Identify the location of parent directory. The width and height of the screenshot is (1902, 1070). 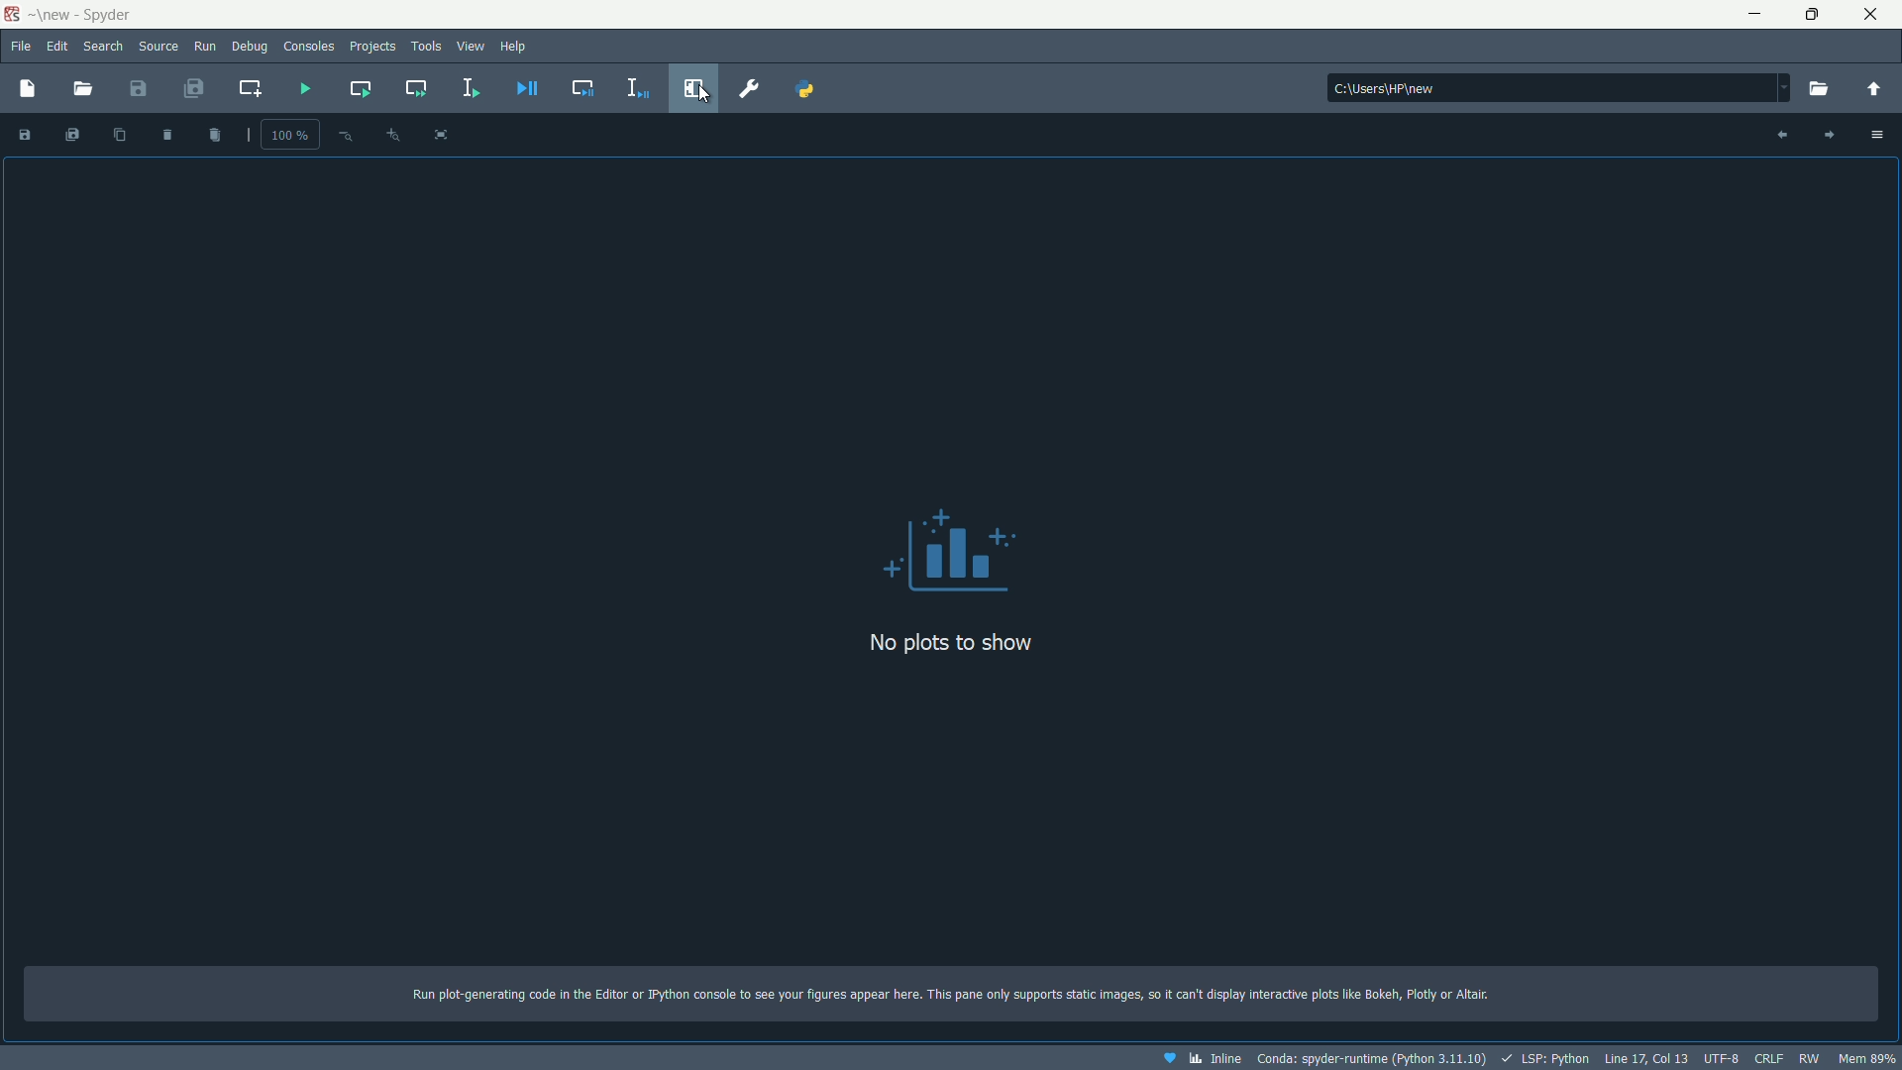
(1875, 89).